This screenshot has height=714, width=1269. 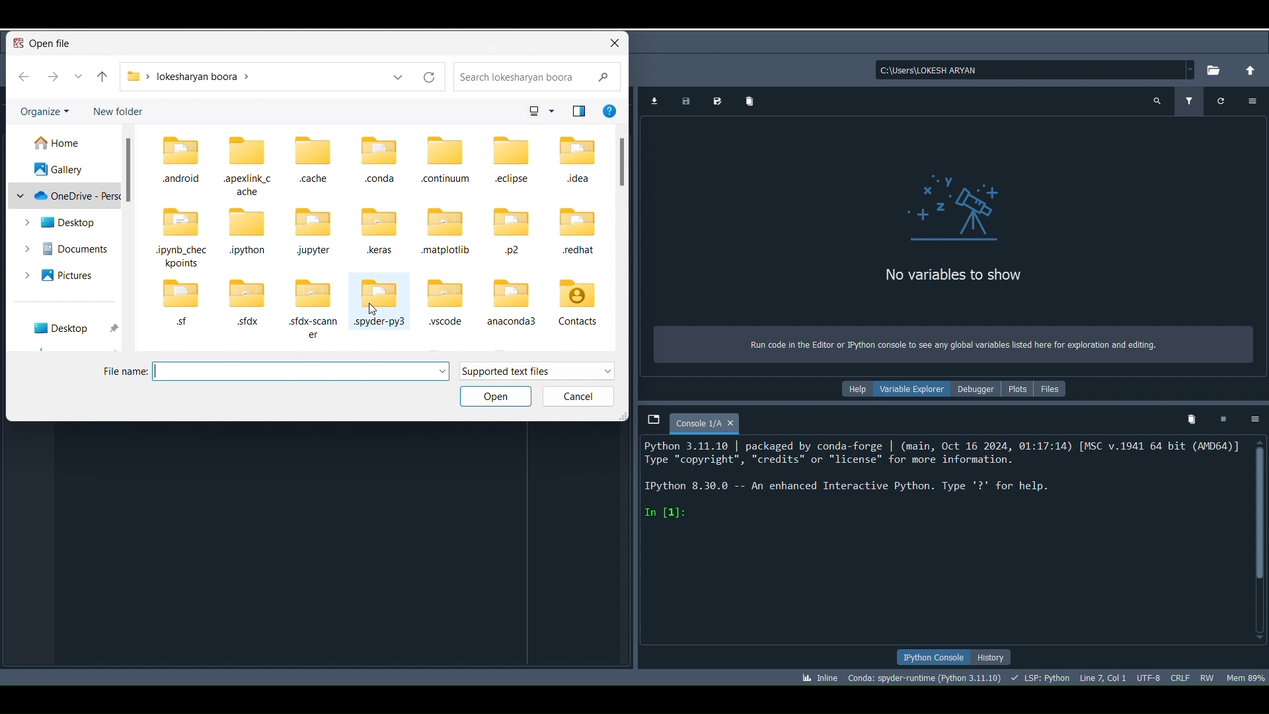 What do you see at coordinates (246, 164) in the screenshot?
I see `Folder` at bounding box center [246, 164].